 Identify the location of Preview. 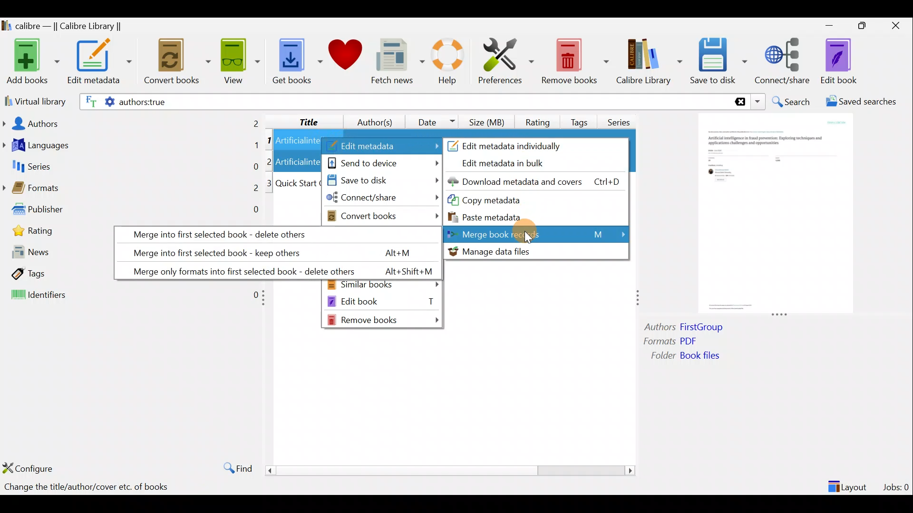
(773, 215).